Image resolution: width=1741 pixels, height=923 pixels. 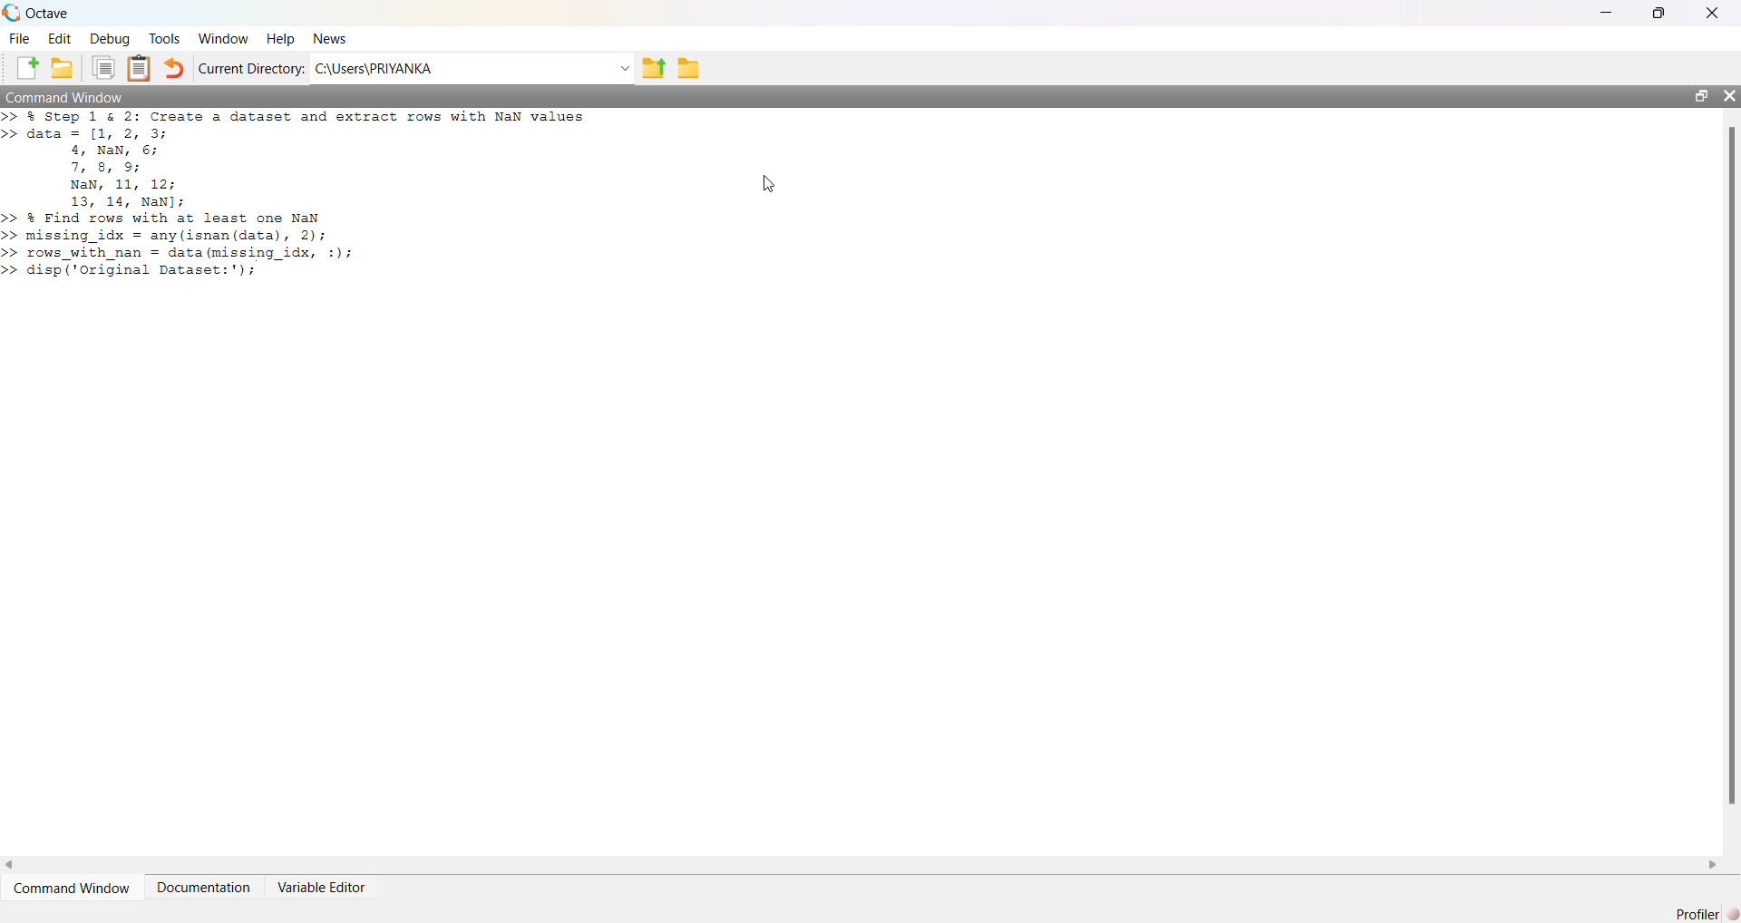 What do you see at coordinates (63, 68) in the screenshot?
I see `New Folder` at bounding box center [63, 68].